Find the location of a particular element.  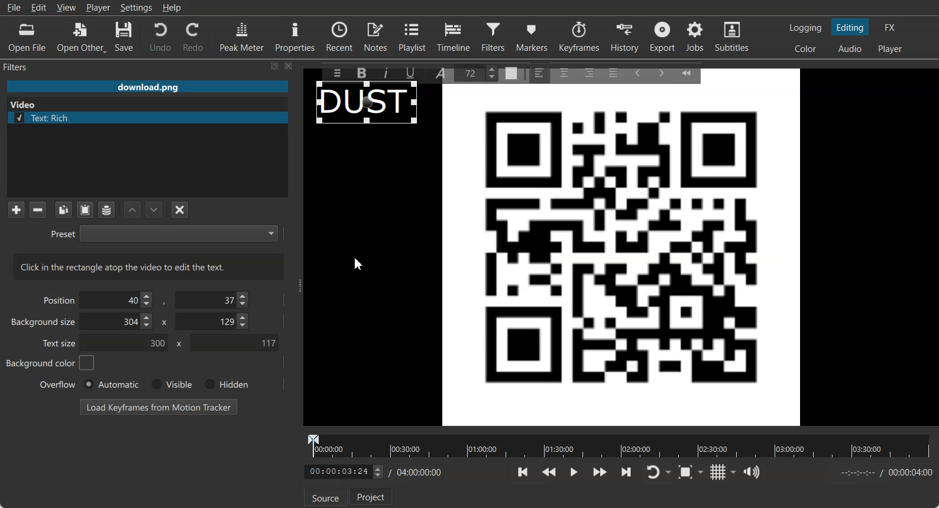

Text rich file is located at coordinates (152, 118).